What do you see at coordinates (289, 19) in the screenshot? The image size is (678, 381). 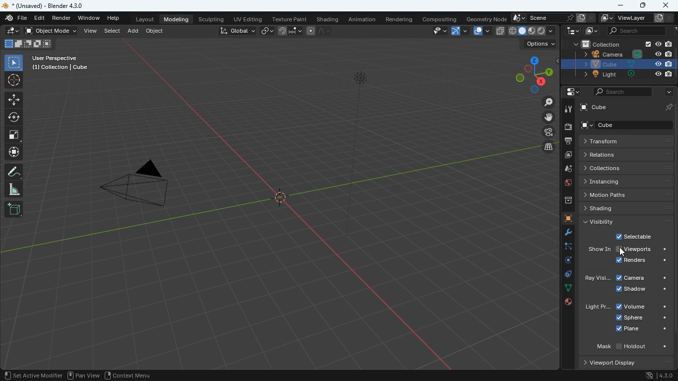 I see `texture paint` at bounding box center [289, 19].